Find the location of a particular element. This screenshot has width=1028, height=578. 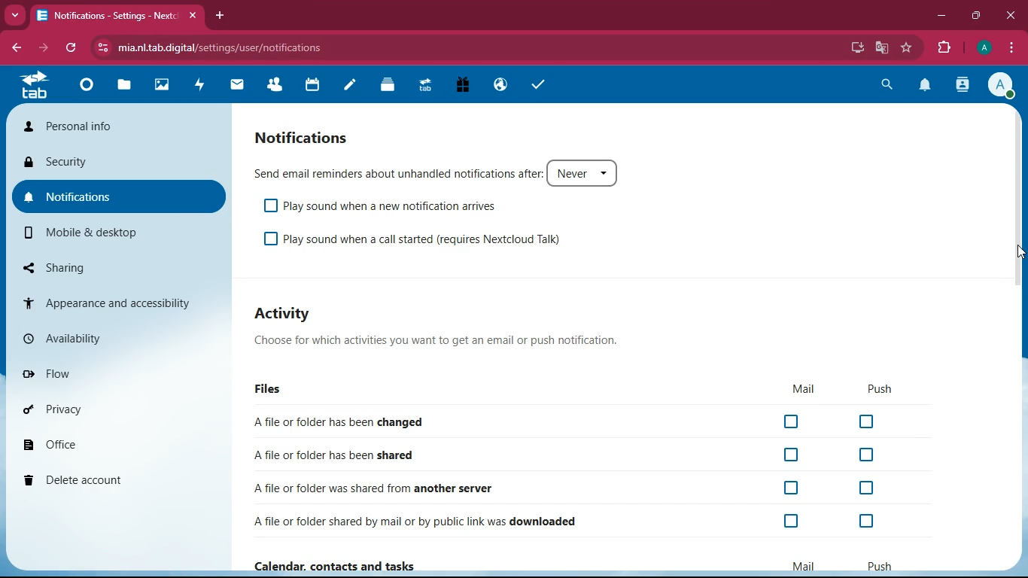

minimize is located at coordinates (941, 17).